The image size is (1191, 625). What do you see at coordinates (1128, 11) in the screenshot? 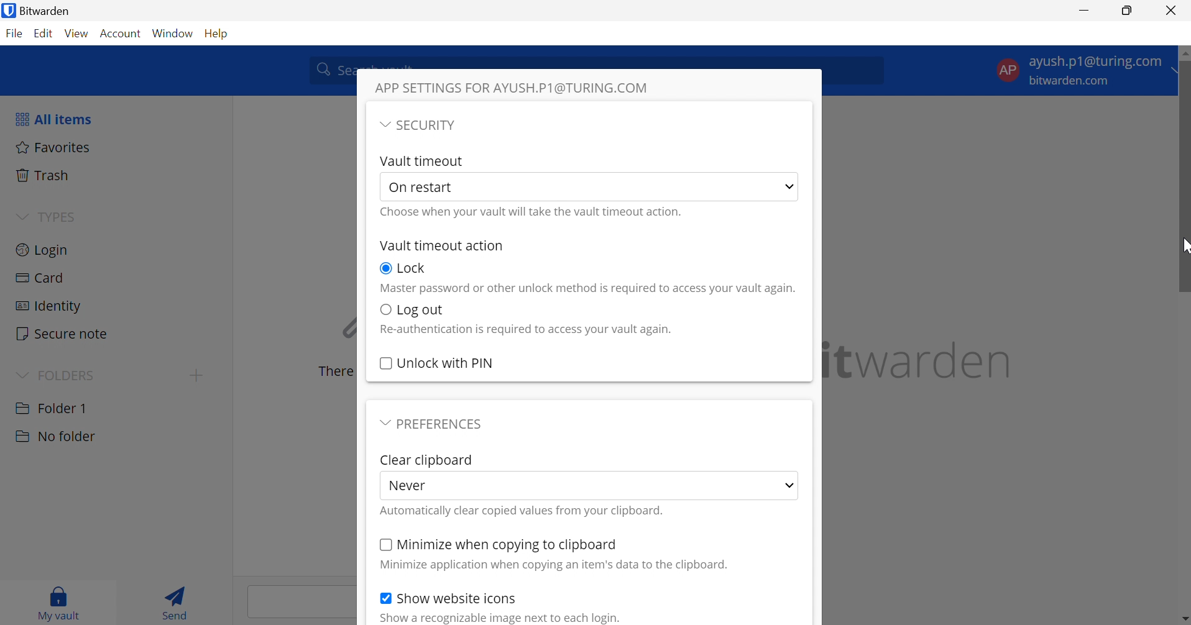
I see `Restore` at bounding box center [1128, 11].